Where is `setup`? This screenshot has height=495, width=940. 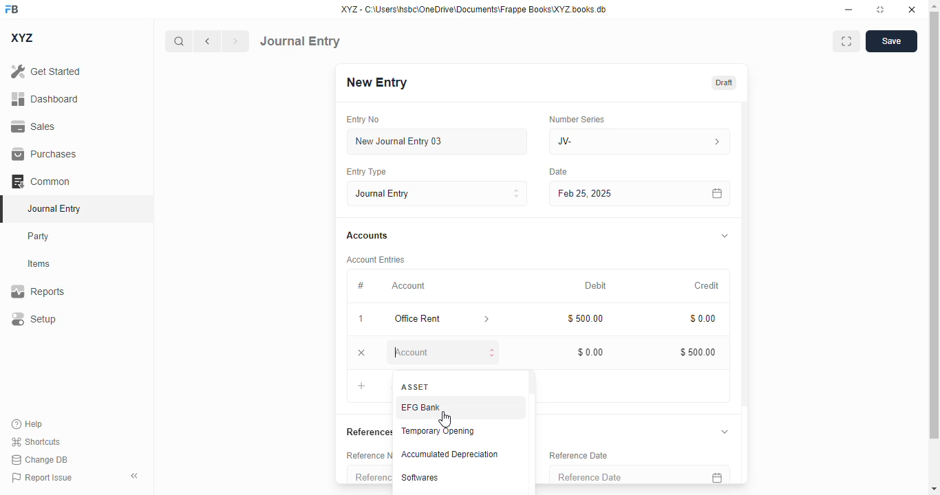 setup is located at coordinates (33, 318).